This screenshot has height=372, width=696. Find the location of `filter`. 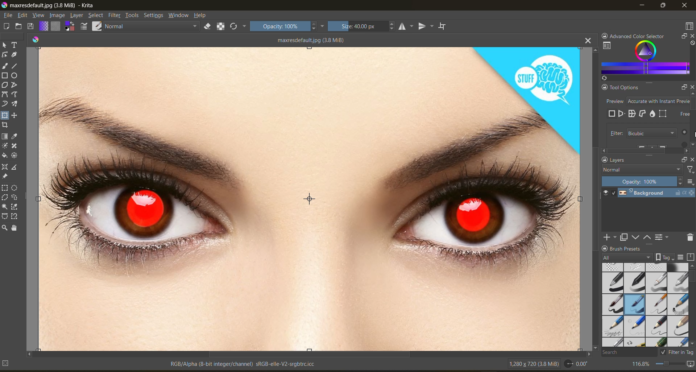

filter is located at coordinates (689, 170).